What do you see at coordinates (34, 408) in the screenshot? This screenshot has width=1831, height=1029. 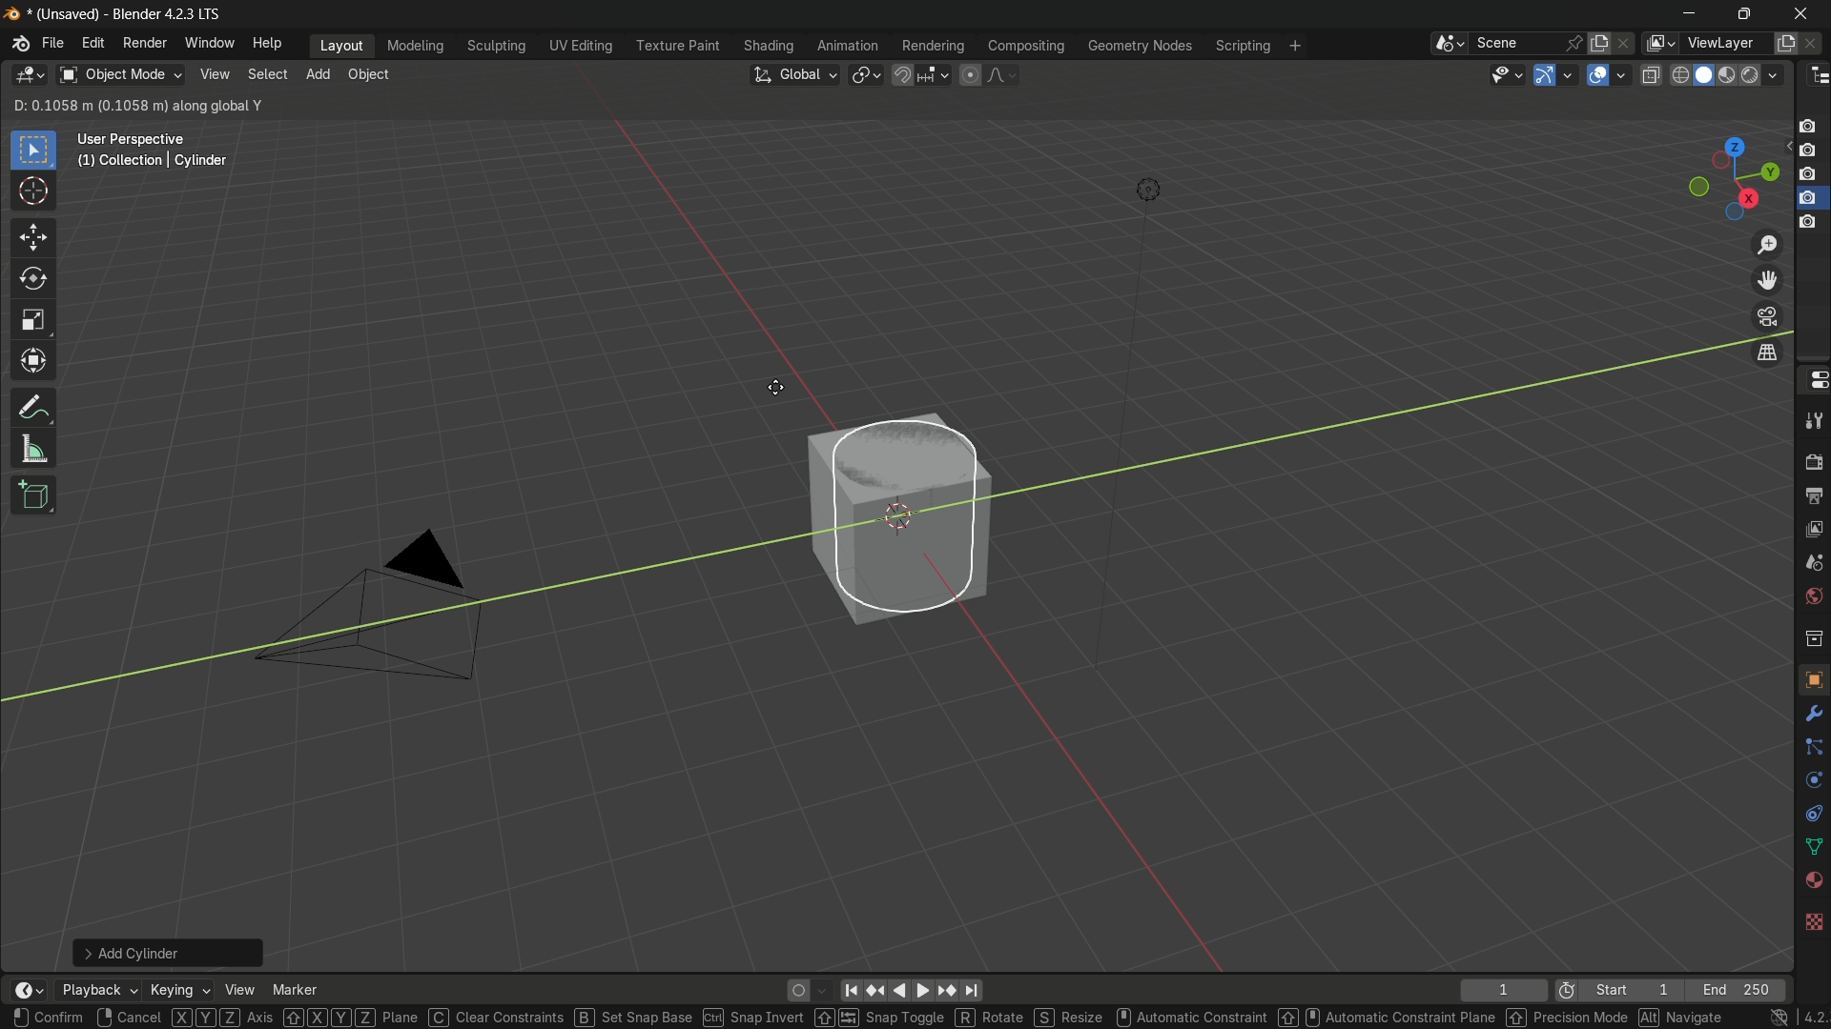 I see `annotate` at bounding box center [34, 408].